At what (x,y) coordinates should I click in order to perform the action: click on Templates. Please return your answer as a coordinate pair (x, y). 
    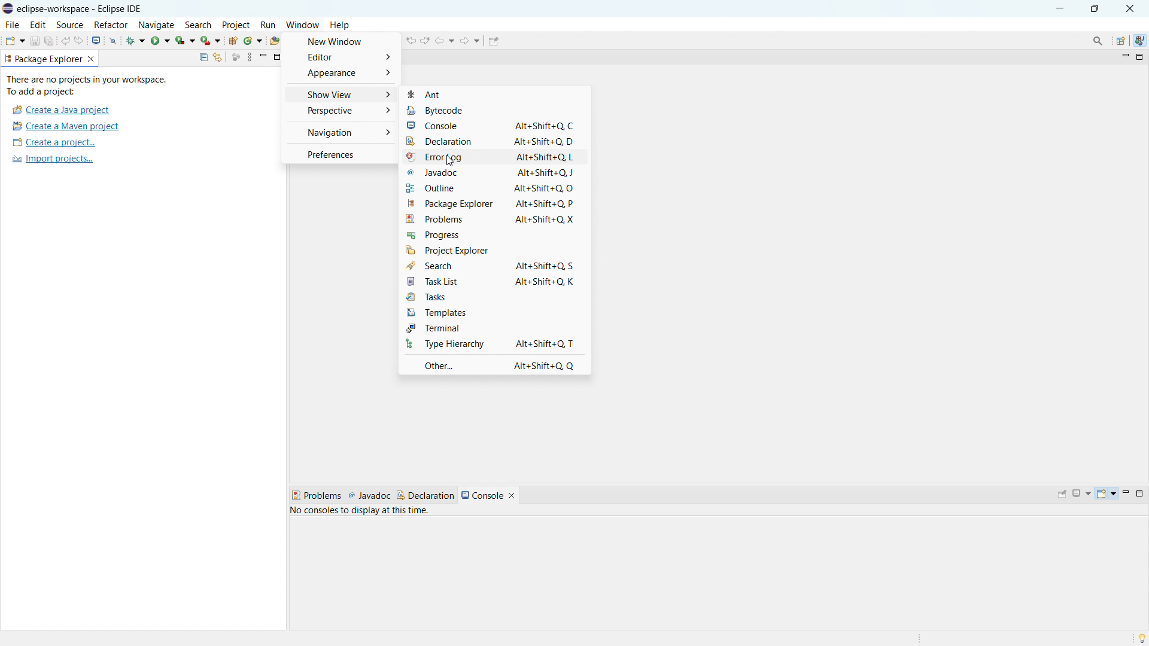
    Looking at the image, I should click on (480, 312).